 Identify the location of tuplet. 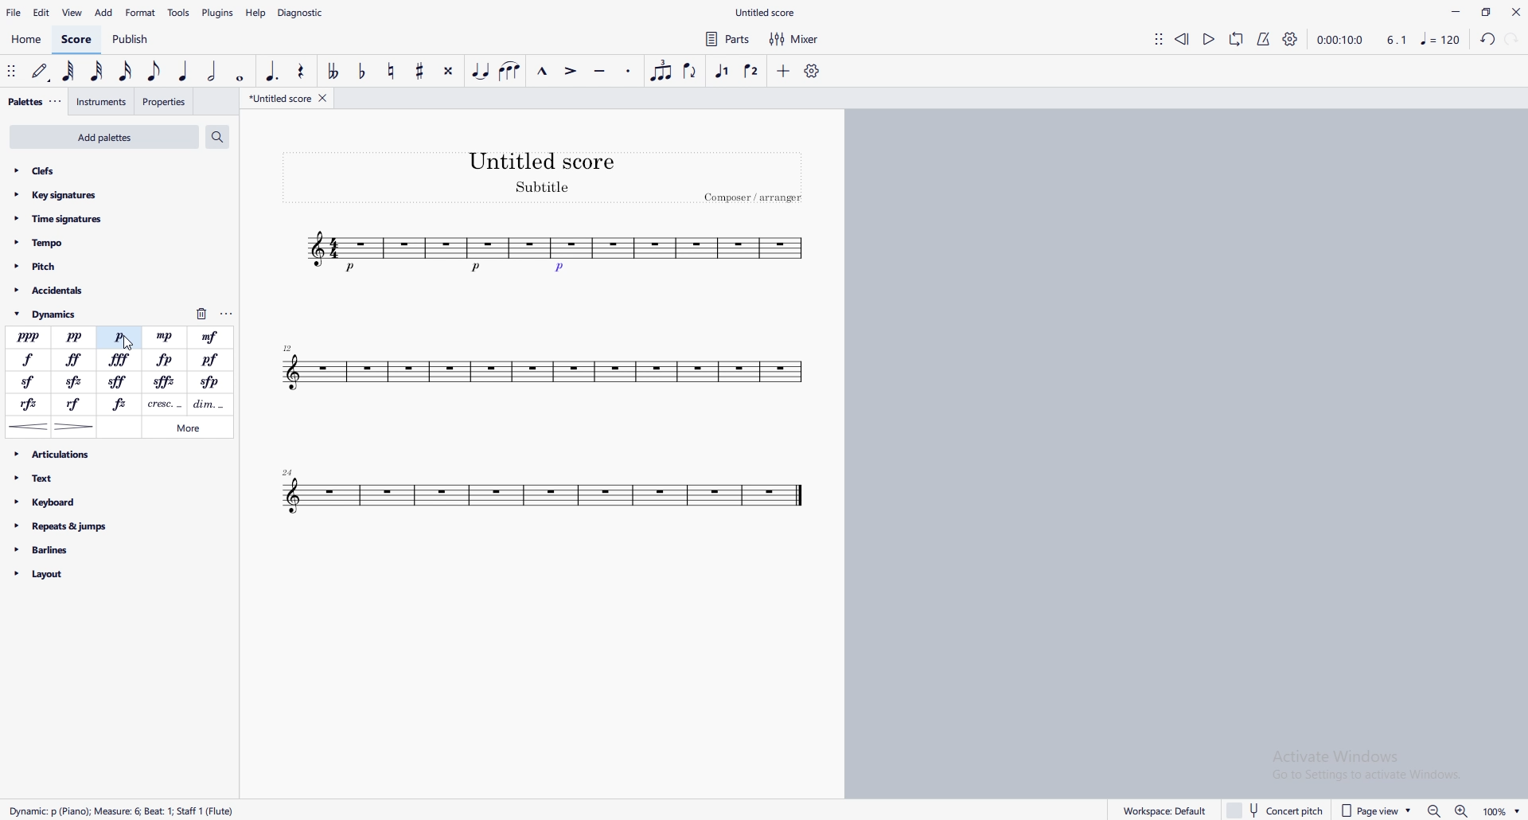
(662, 71).